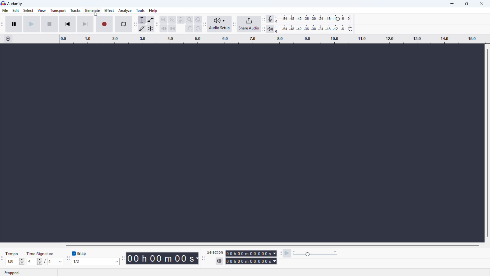 This screenshot has width=490, height=276. What do you see at coordinates (8, 39) in the screenshot?
I see `timeline options` at bounding box center [8, 39].